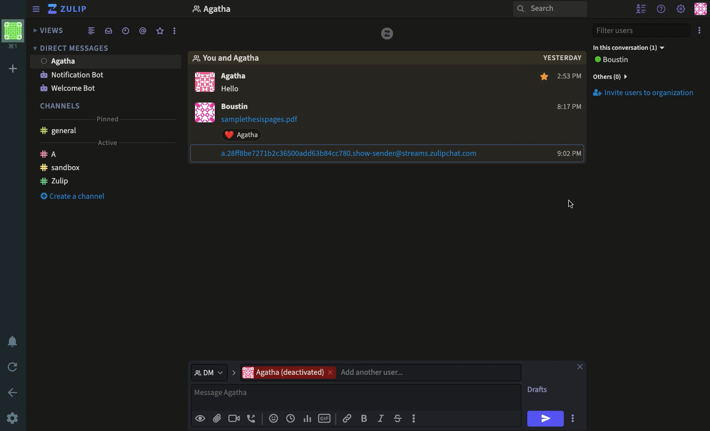 This screenshot has height=431, width=710. I want to click on Notification bot, so click(72, 74).